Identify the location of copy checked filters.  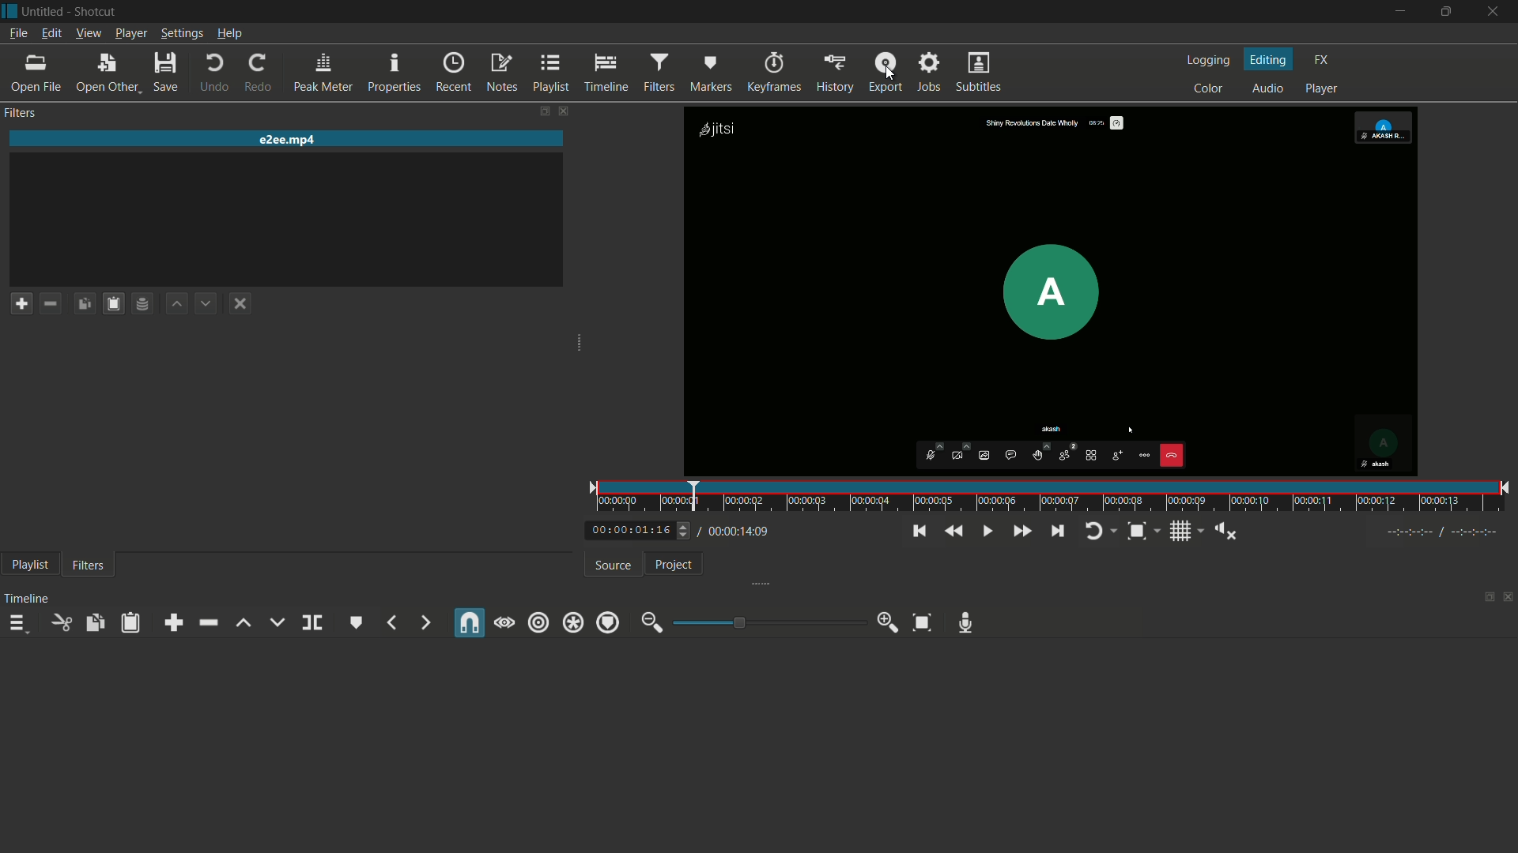
(82, 303).